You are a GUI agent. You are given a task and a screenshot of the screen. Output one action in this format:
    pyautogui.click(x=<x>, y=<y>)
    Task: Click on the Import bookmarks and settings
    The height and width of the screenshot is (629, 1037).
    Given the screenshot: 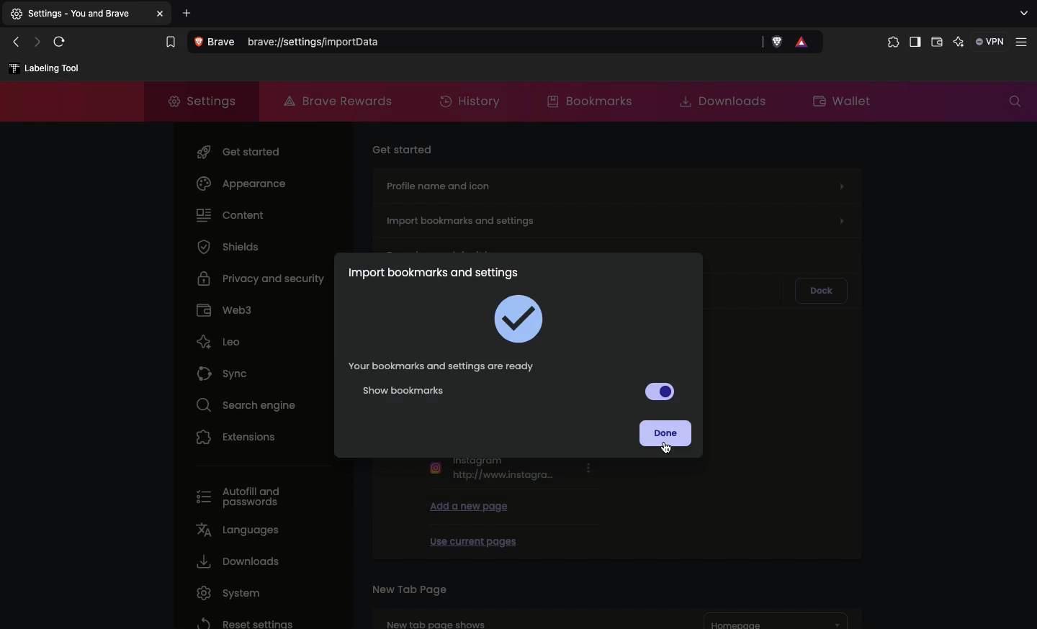 What is the action you would take?
    pyautogui.click(x=619, y=217)
    